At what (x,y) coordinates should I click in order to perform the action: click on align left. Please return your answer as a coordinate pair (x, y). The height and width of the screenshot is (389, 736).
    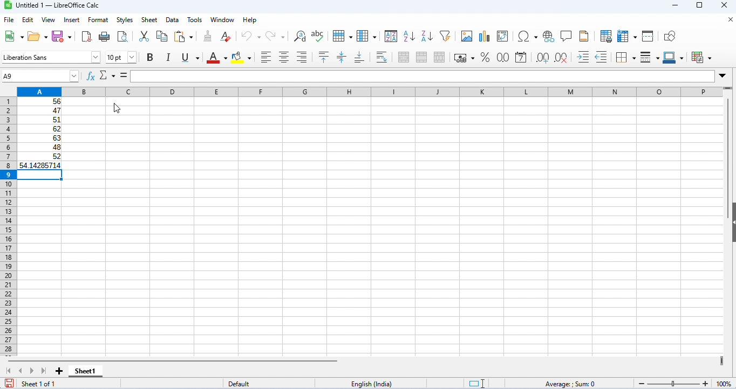
    Looking at the image, I should click on (266, 57).